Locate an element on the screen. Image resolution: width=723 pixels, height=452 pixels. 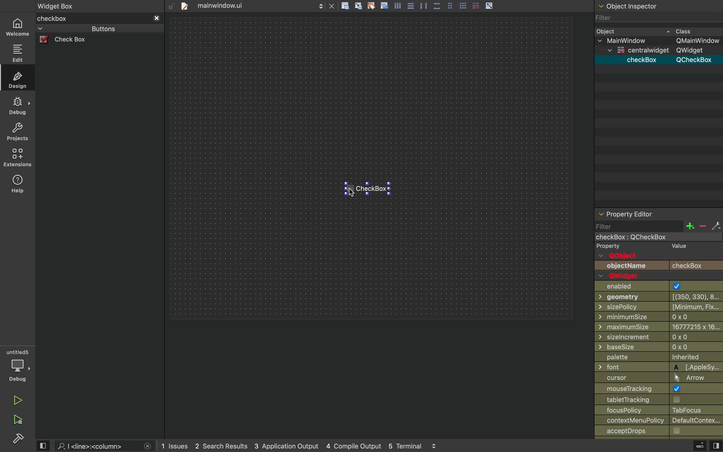
file tab is located at coordinates (227, 6).